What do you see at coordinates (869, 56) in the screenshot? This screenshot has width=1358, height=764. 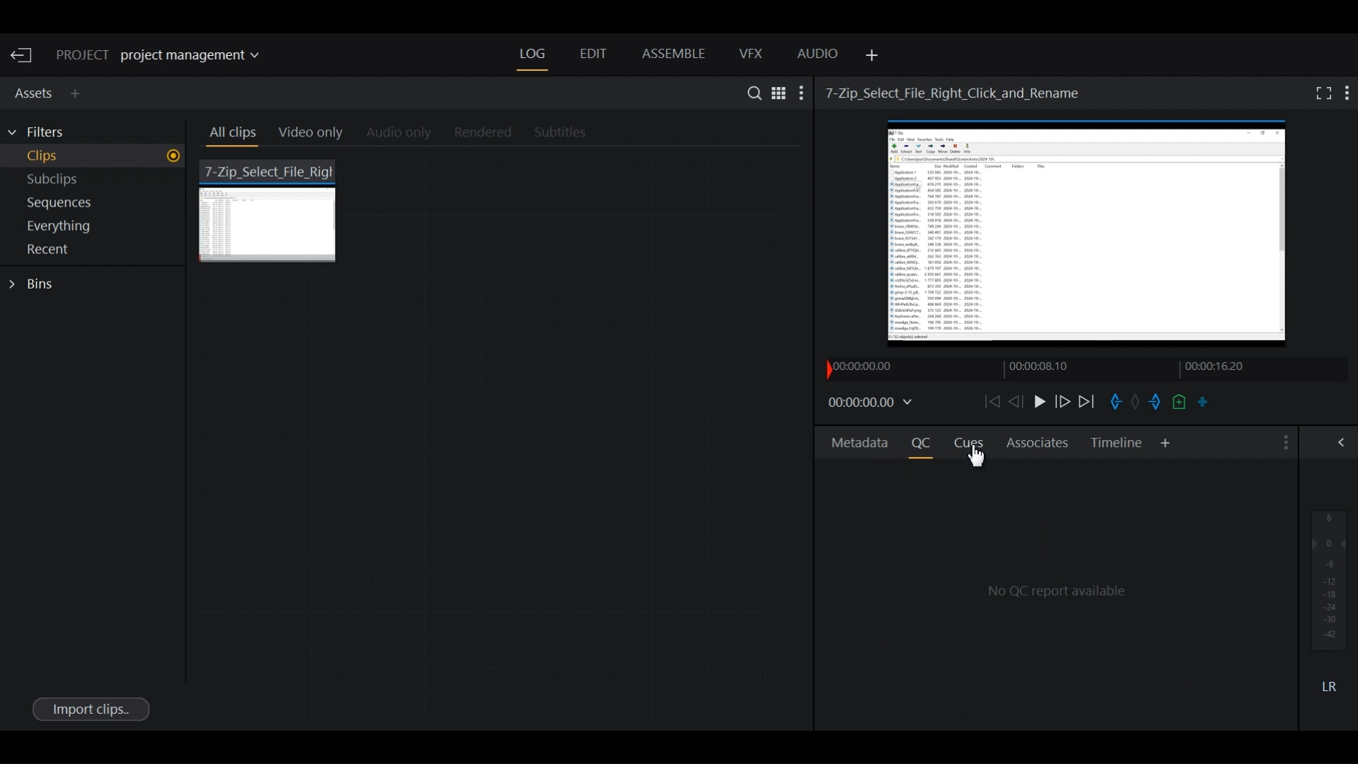 I see `Add Panel` at bounding box center [869, 56].